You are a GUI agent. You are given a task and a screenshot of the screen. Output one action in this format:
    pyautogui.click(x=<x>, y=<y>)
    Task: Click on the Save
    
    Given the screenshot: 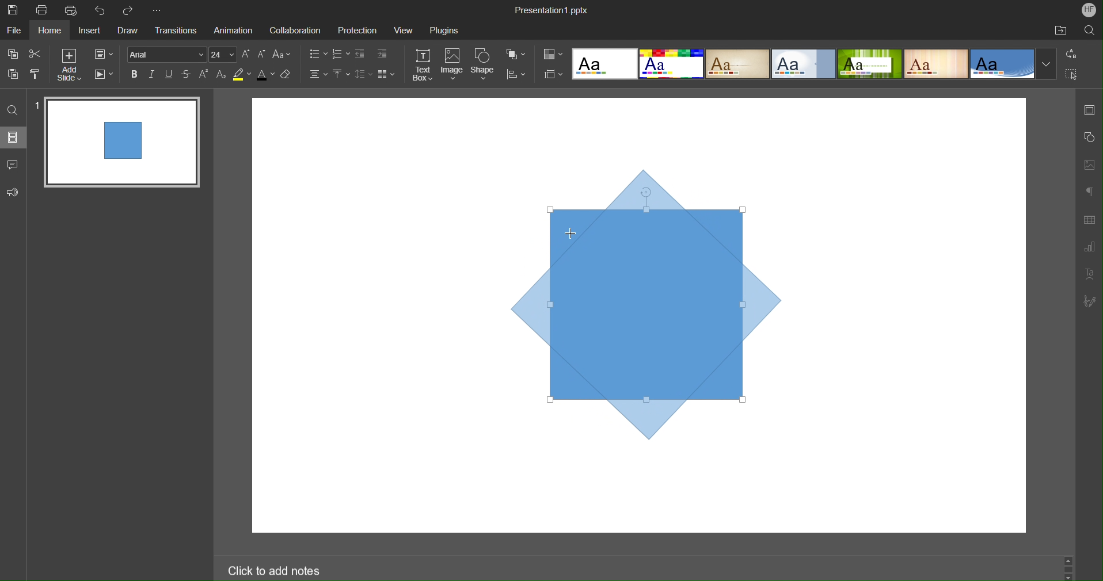 What is the action you would take?
    pyautogui.click(x=18, y=11)
    